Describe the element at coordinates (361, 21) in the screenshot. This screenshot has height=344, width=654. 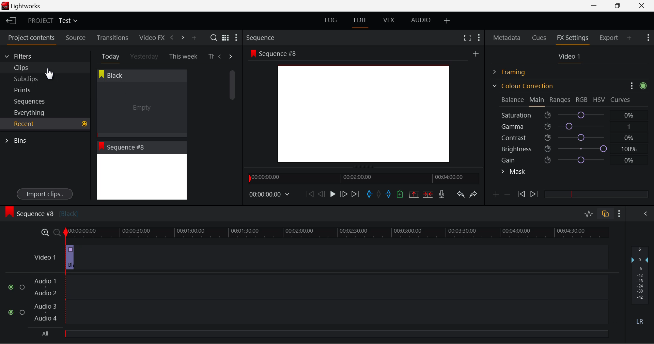
I see `EDIT Layout` at that location.